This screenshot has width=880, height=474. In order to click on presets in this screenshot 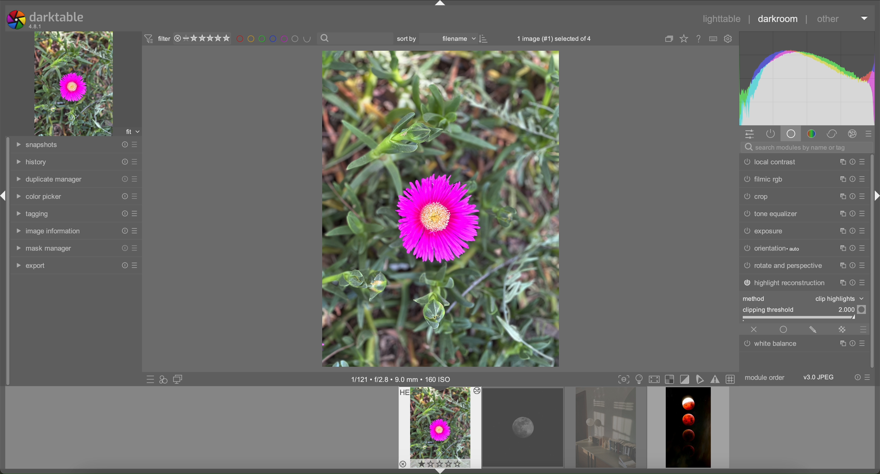, I will do `click(137, 162)`.